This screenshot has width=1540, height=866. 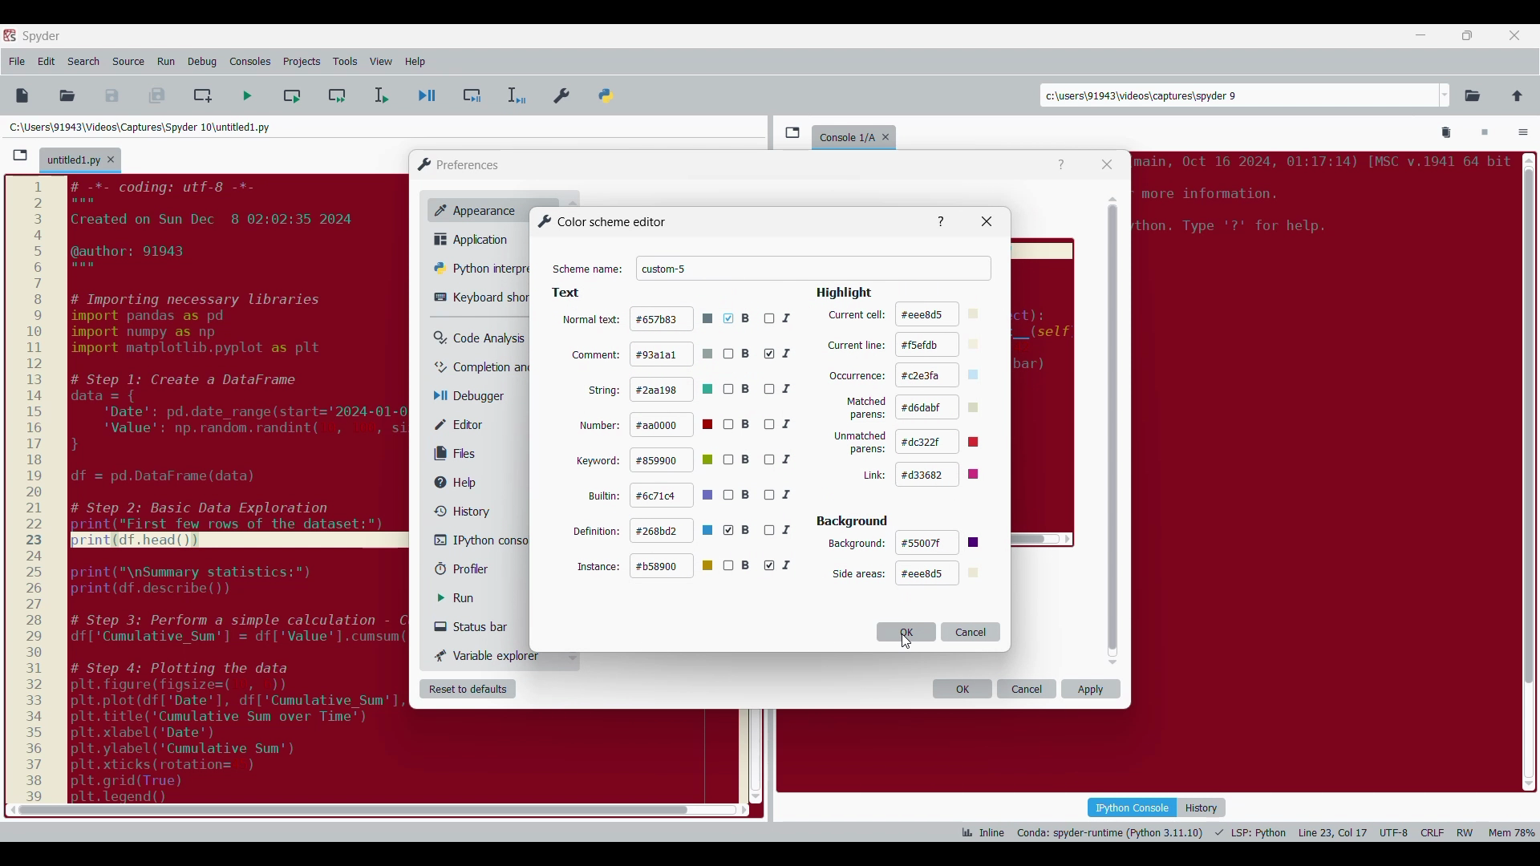 What do you see at coordinates (1523, 134) in the screenshot?
I see `Options` at bounding box center [1523, 134].